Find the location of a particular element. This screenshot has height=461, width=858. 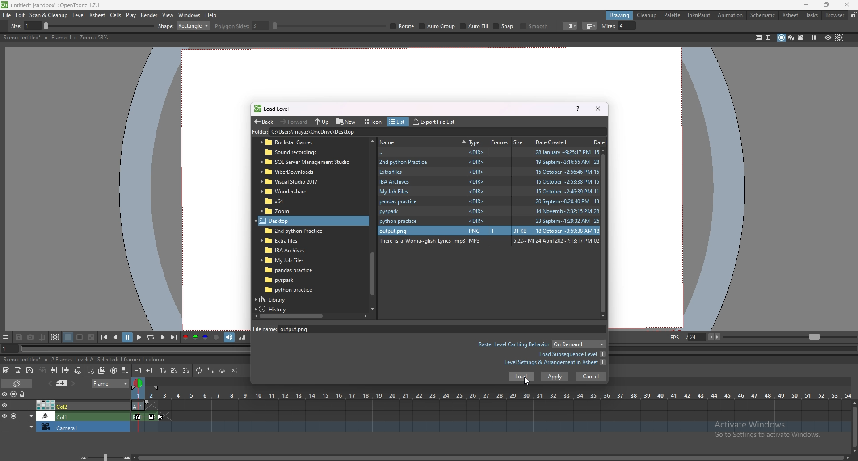

schematic is located at coordinates (763, 14).